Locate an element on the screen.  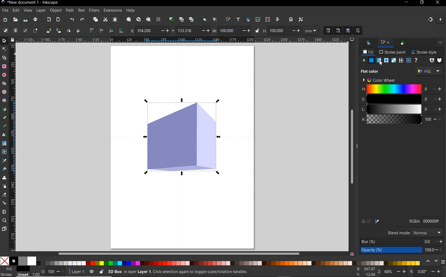
cursor is located at coordinates (382, 63).